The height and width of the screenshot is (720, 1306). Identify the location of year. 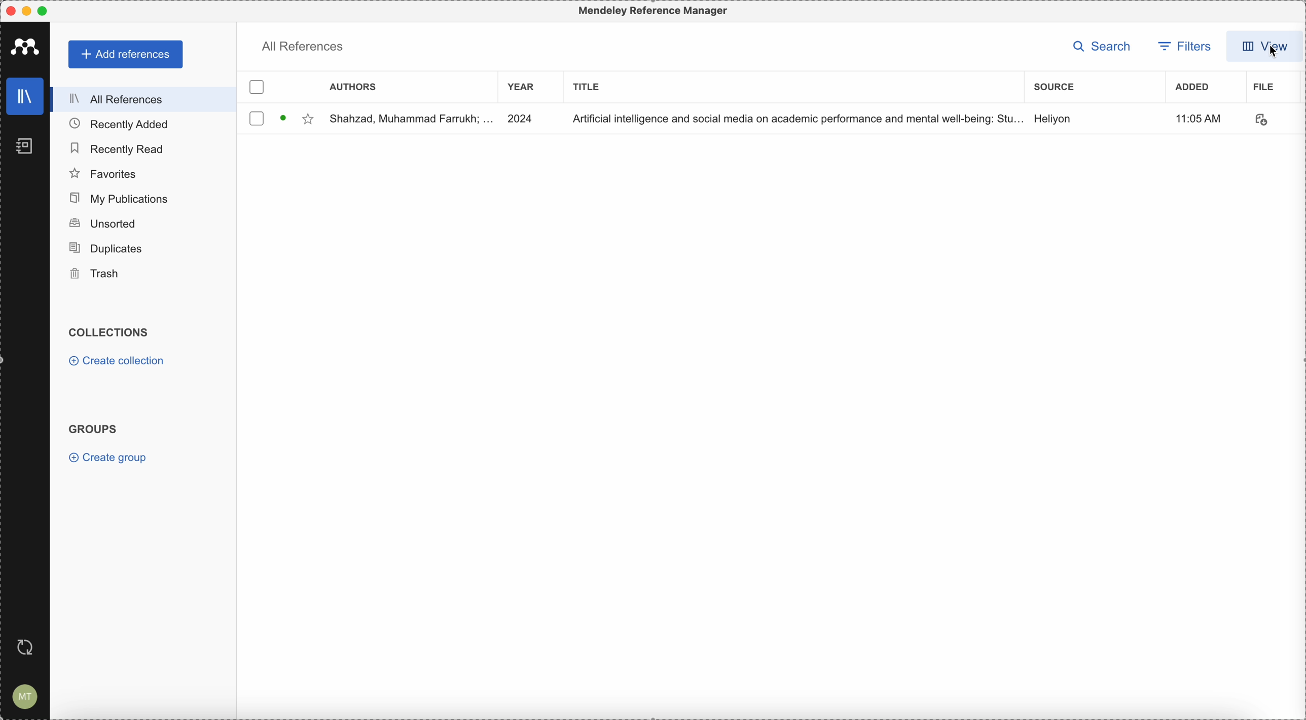
(524, 87).